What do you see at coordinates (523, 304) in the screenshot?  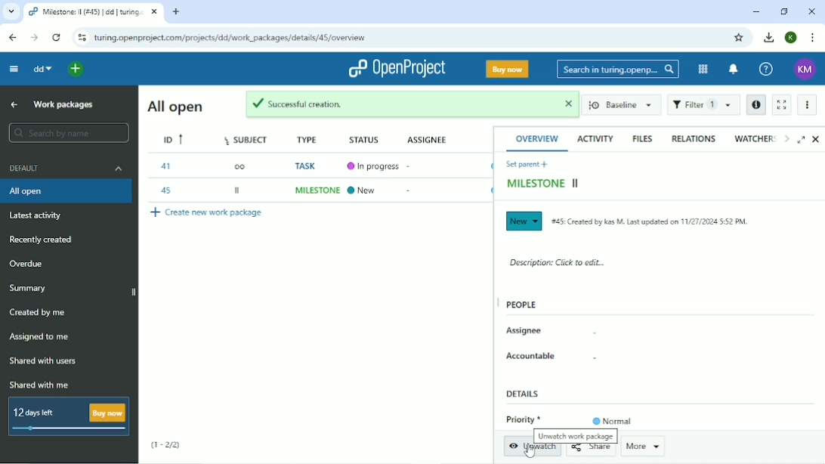 I see `People` at bounding box center [523, 304].